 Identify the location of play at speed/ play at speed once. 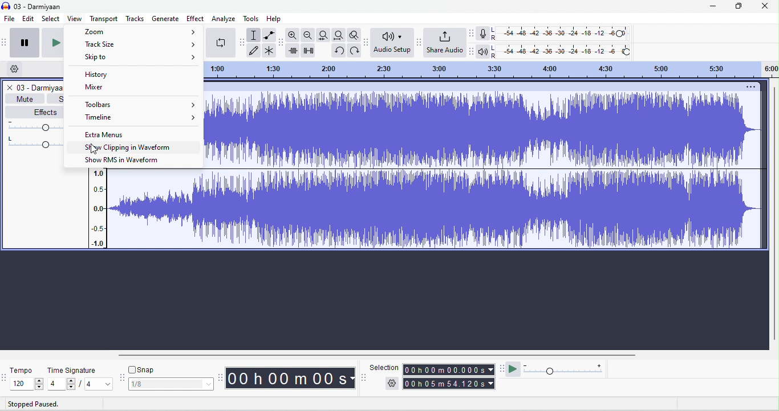
(514, 369).